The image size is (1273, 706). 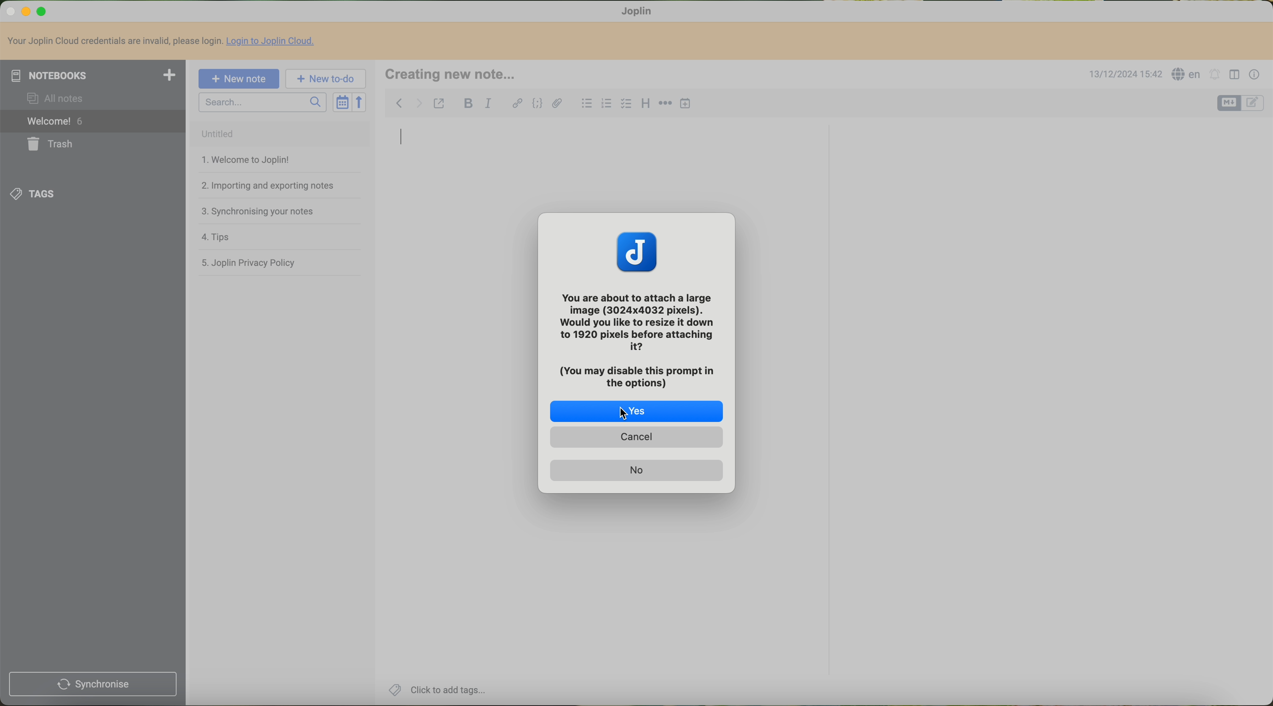 What do you see at coordinates (279, 134) in the screenshot?
I see `untitled note` at bounding box center [279, 134].